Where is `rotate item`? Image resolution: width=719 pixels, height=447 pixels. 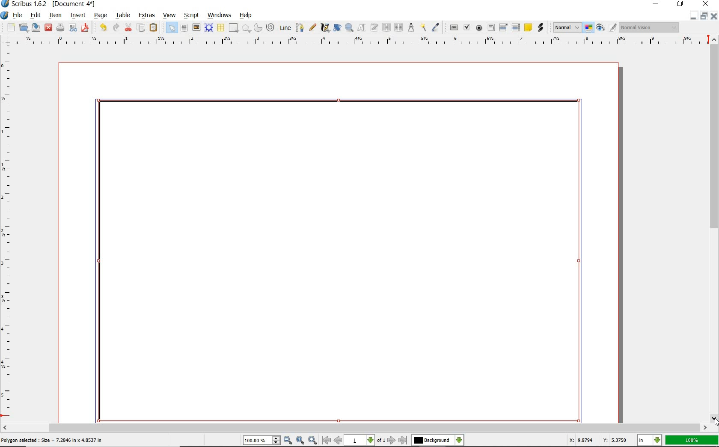 rotate item is located at coordinates (337, 28).